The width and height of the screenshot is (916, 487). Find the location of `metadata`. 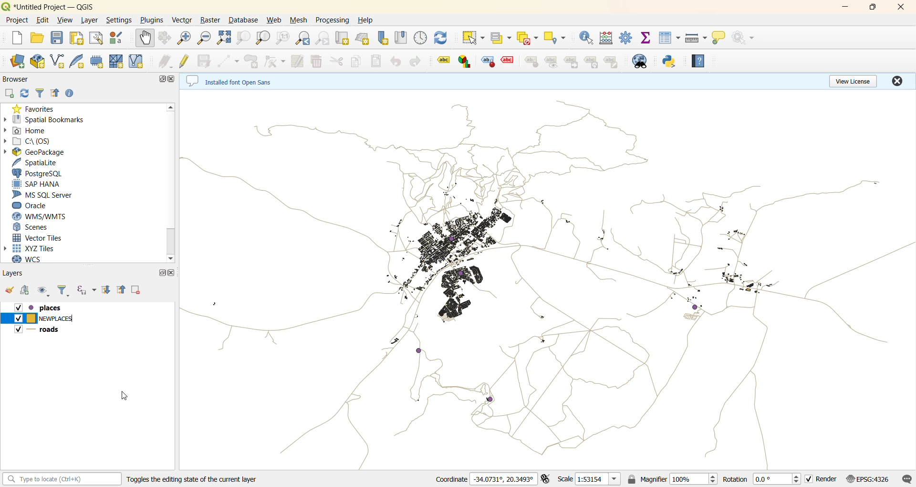

metadata is located at coordinates (236, 80).